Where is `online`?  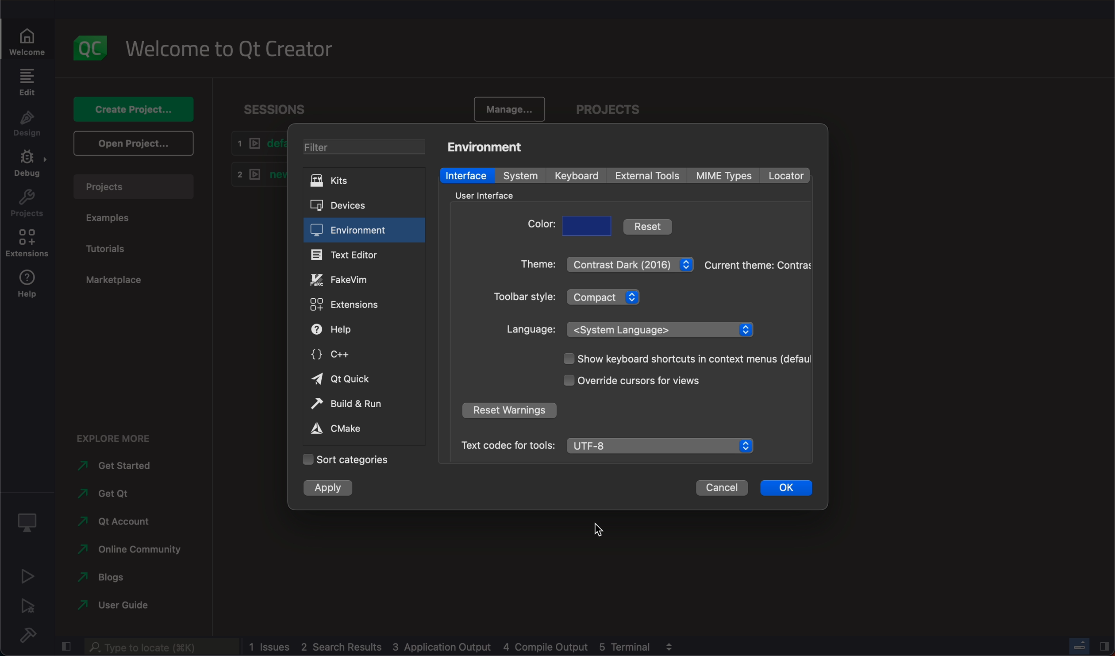
online is located at coordinates (131, 548).